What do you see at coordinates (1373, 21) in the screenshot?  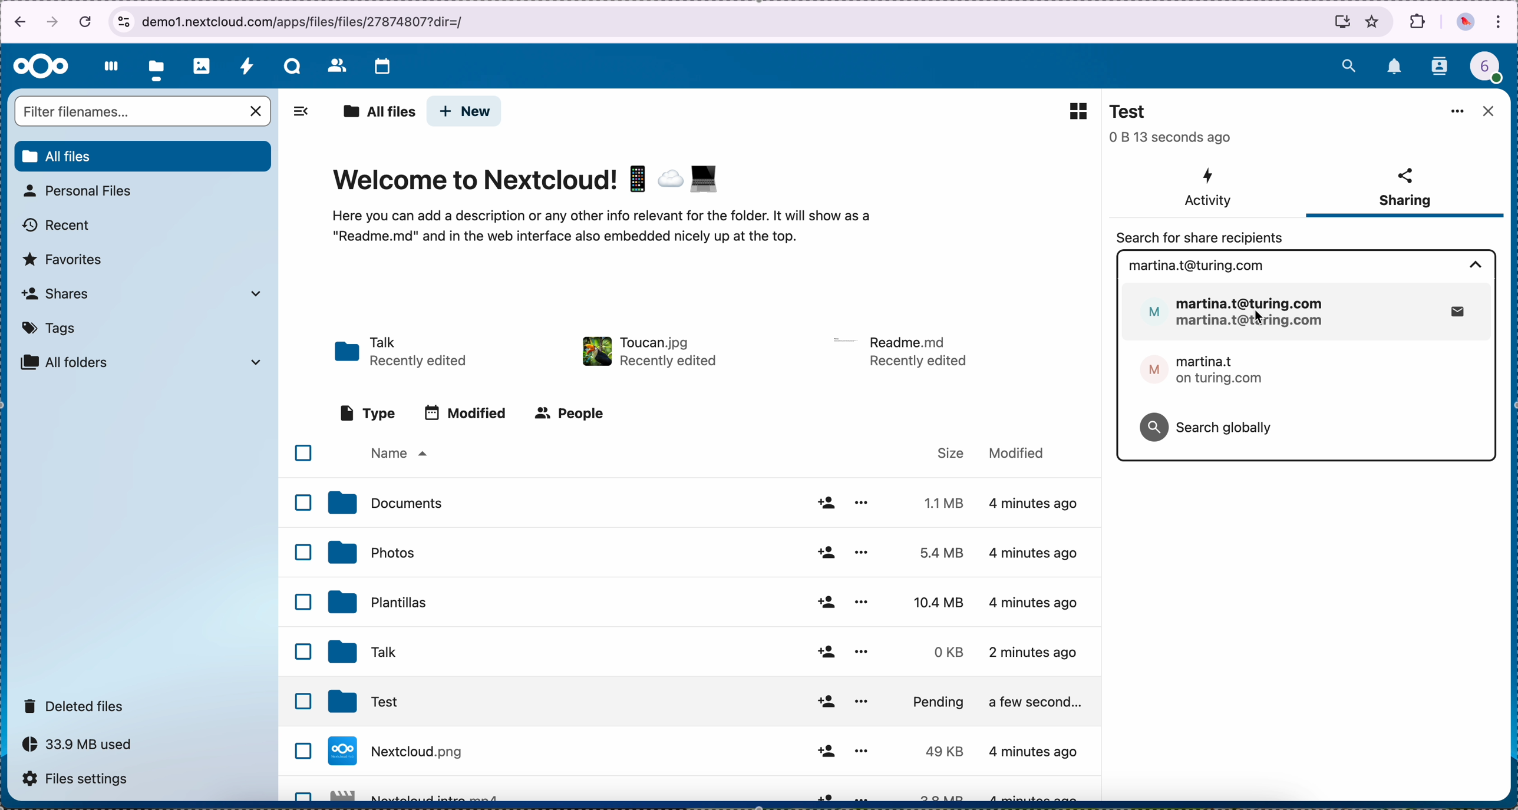 I see `favorites` at bounding box center [1373, 21].